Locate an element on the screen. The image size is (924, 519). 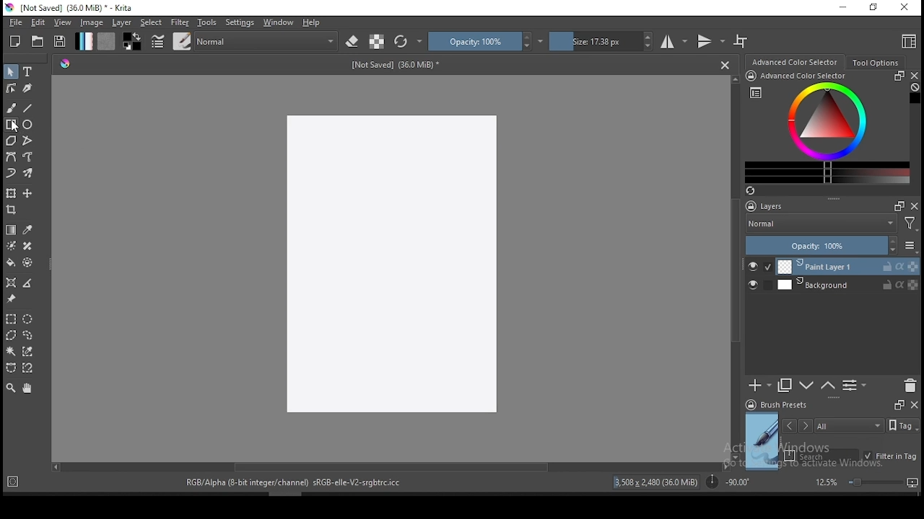
layer is located at coordinates (848, 267).